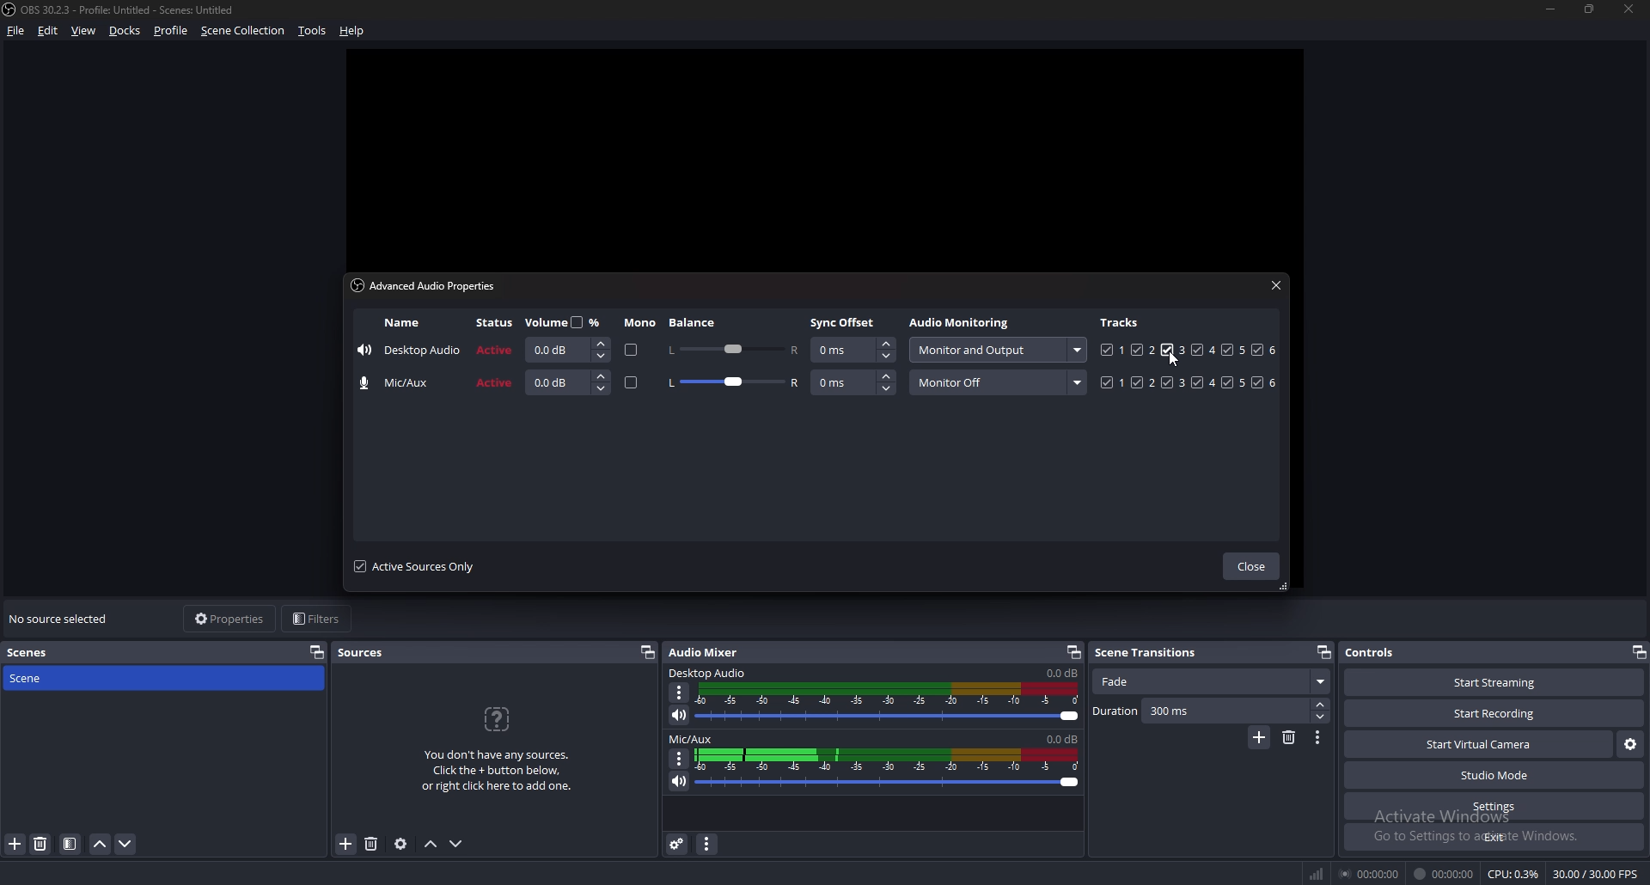 The width and height of the screenshot is (1650, 885). Describe the element at coordinates (710, 674) in the screenshot. I see `desktop audio` at that location.